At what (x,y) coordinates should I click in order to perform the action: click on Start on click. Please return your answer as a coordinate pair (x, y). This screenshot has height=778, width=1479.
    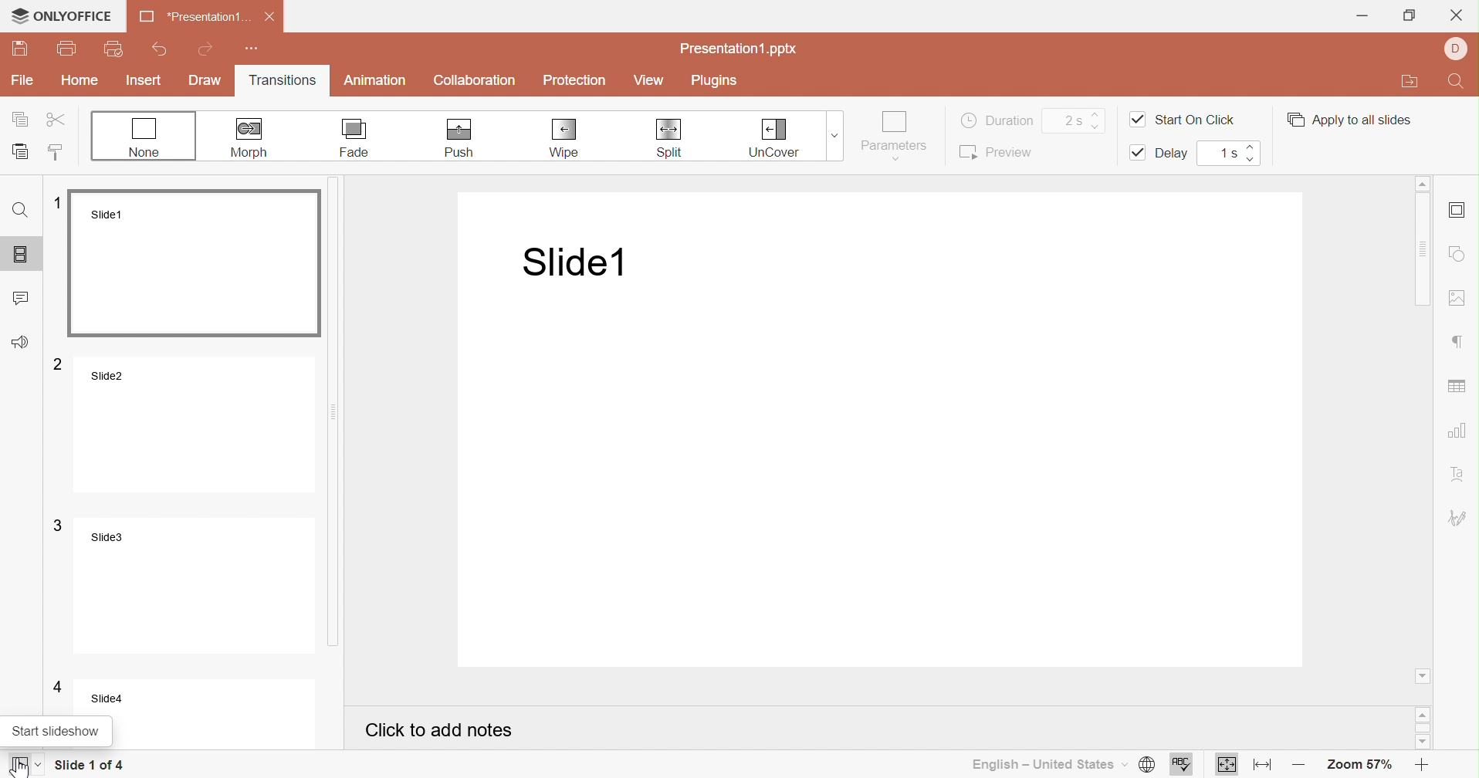
    Looking at the image, I should click on (1183, 118).